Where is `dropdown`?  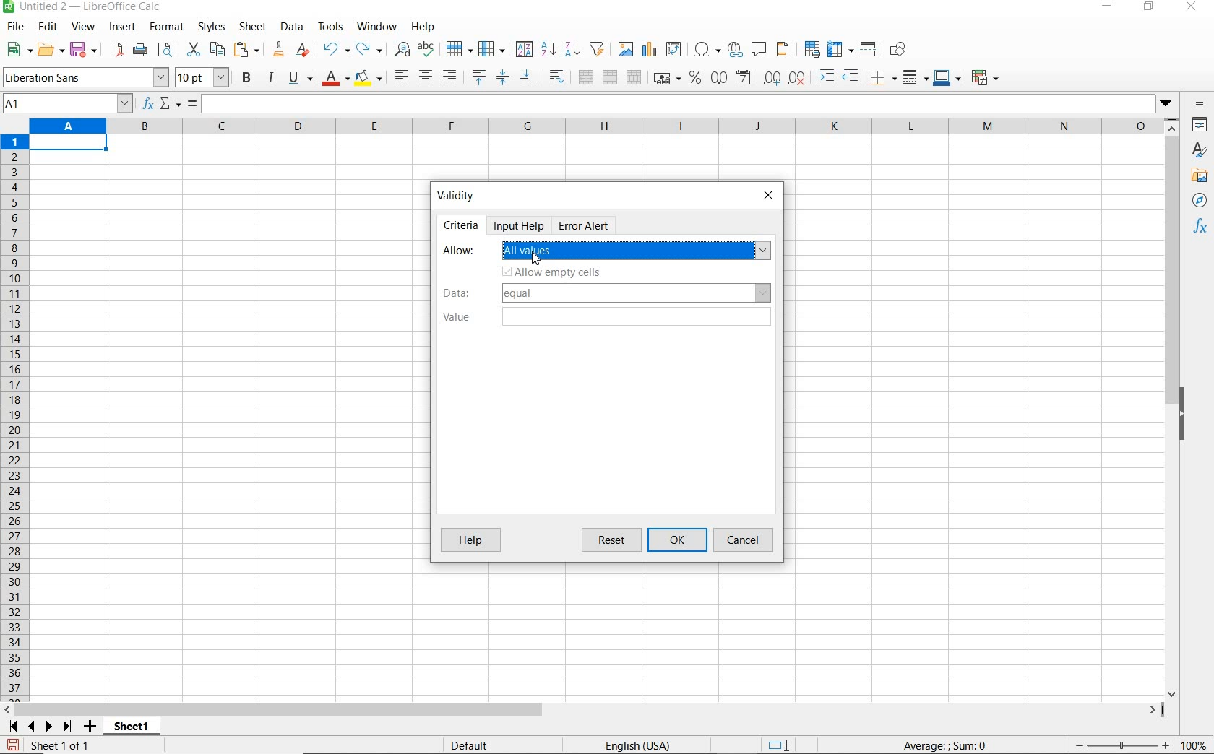 dropdown is located at coordinates (1167, 105).